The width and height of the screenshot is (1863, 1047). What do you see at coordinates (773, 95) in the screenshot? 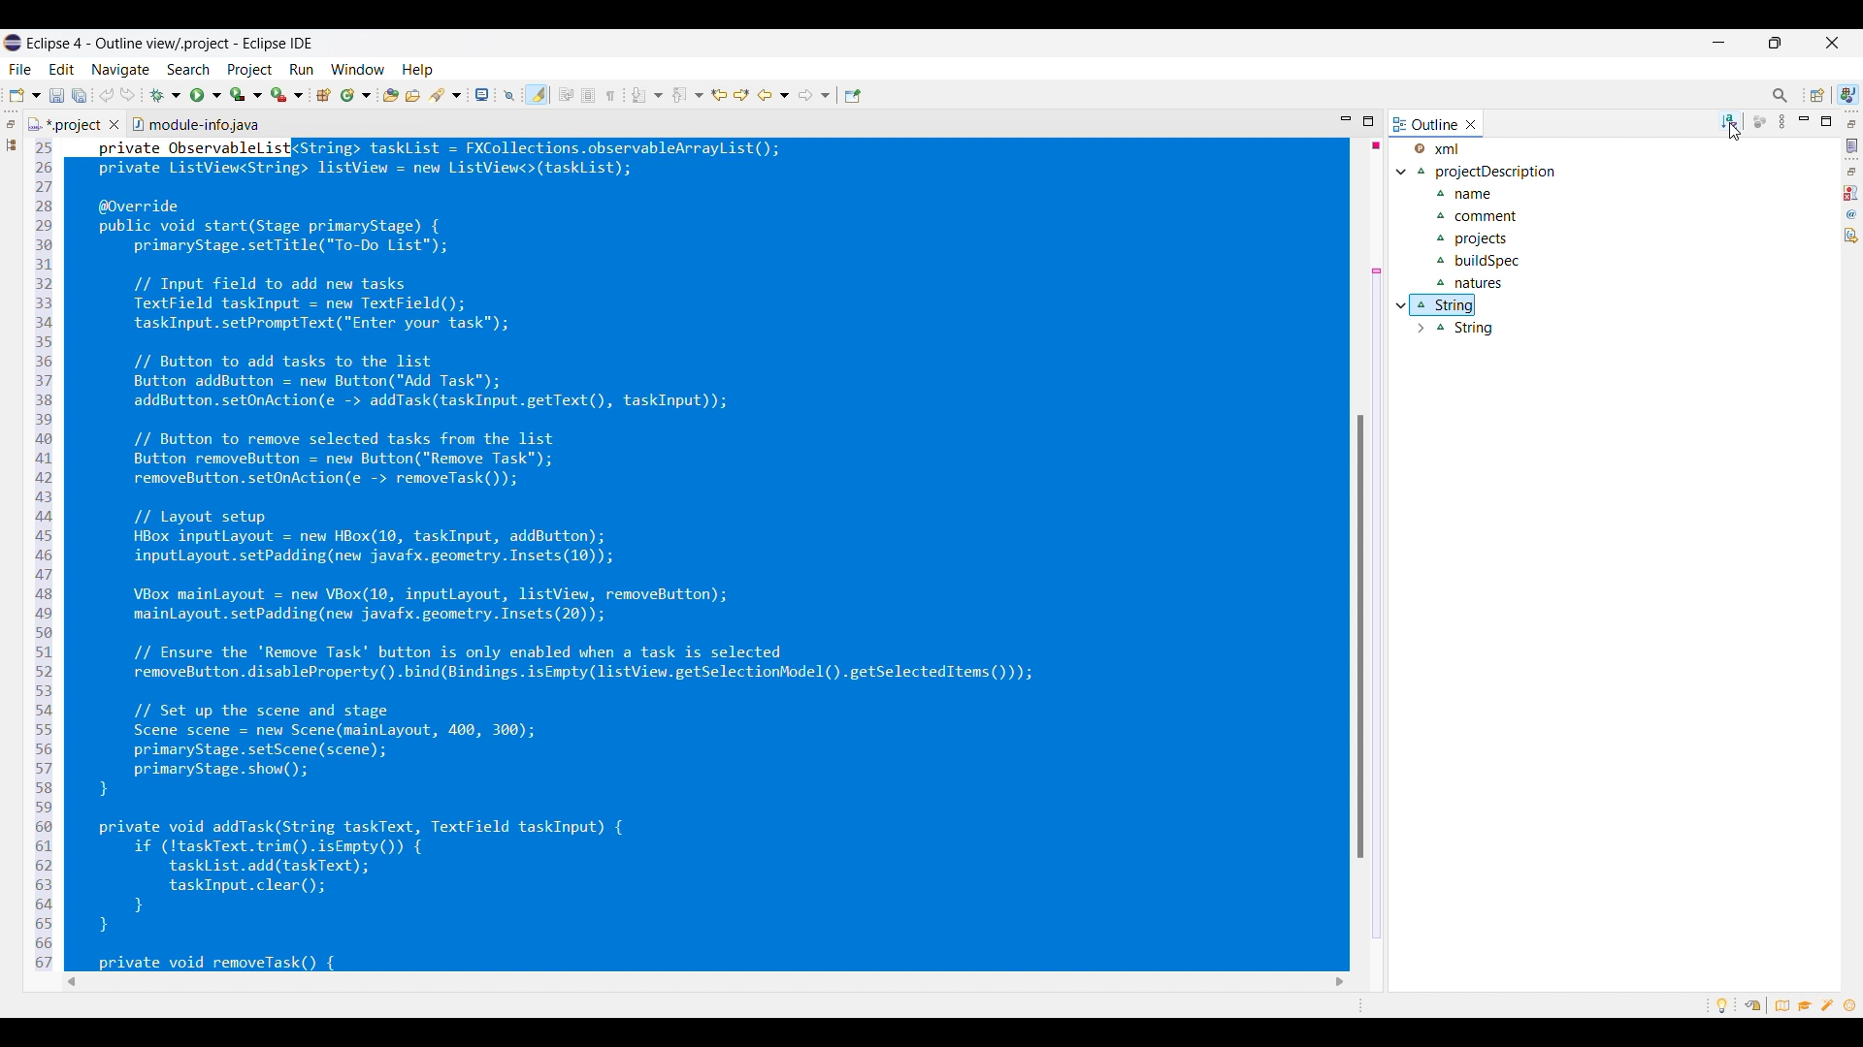
I see `Back to project options` at bounding box center [773, 95].